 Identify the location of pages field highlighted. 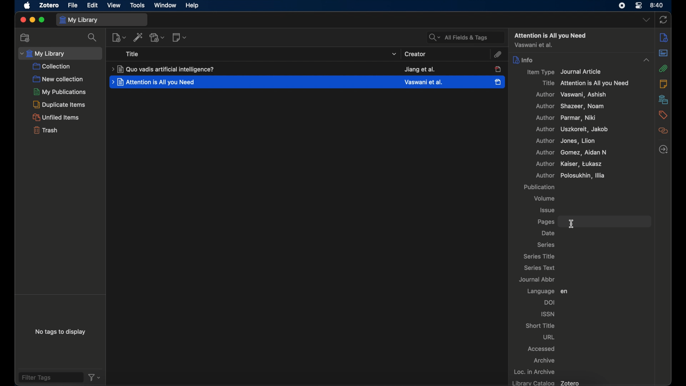
(582, 221).